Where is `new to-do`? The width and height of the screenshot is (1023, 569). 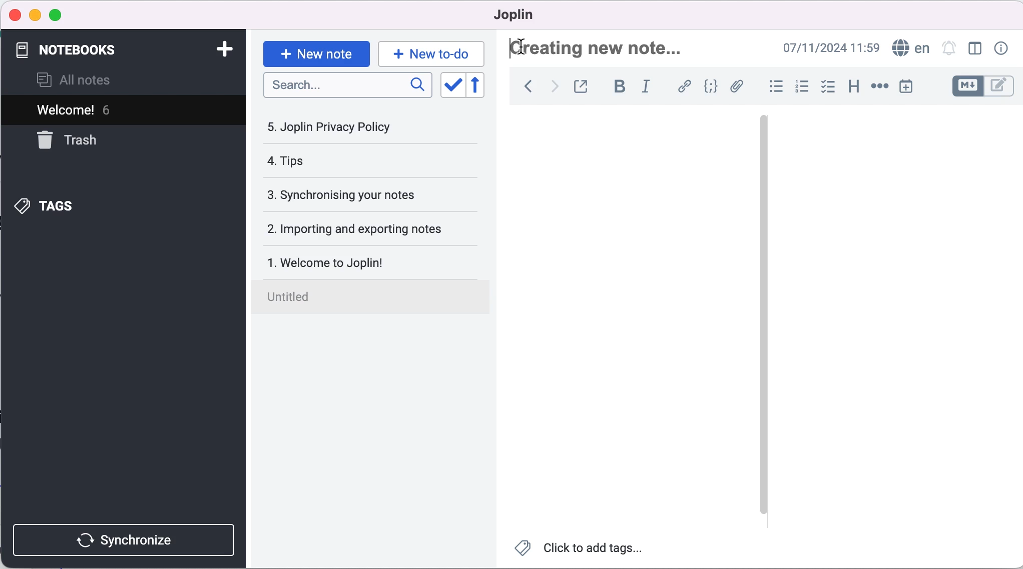 new to-do is located at coordinates (433, 51).